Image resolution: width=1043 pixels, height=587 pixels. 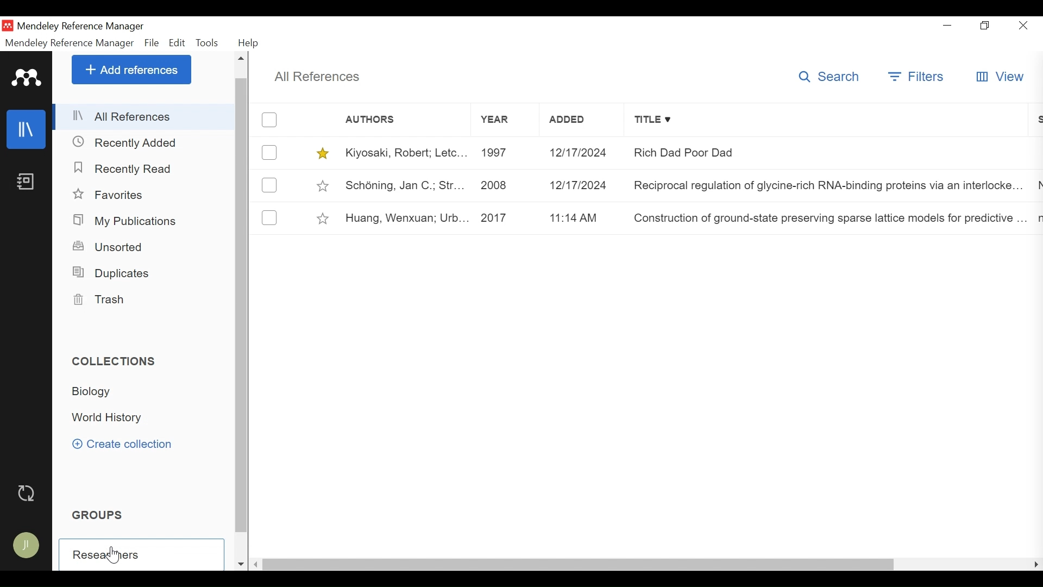 I want to click on Filters, so click(x=915, y=76).